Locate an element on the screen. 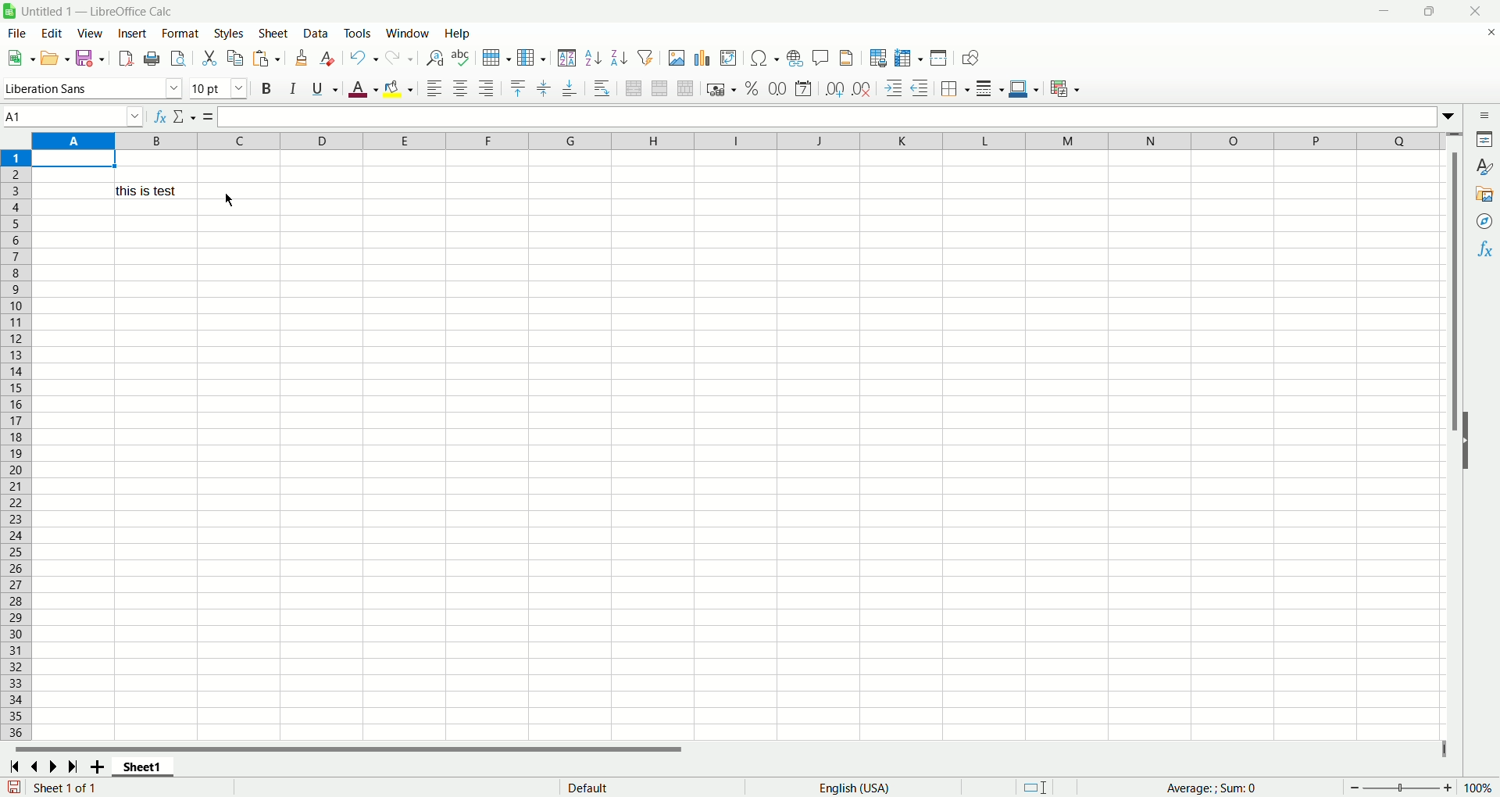 The height and width of the screenshot is (797, 1500). Maximize is located at coordinates (1429, 12).